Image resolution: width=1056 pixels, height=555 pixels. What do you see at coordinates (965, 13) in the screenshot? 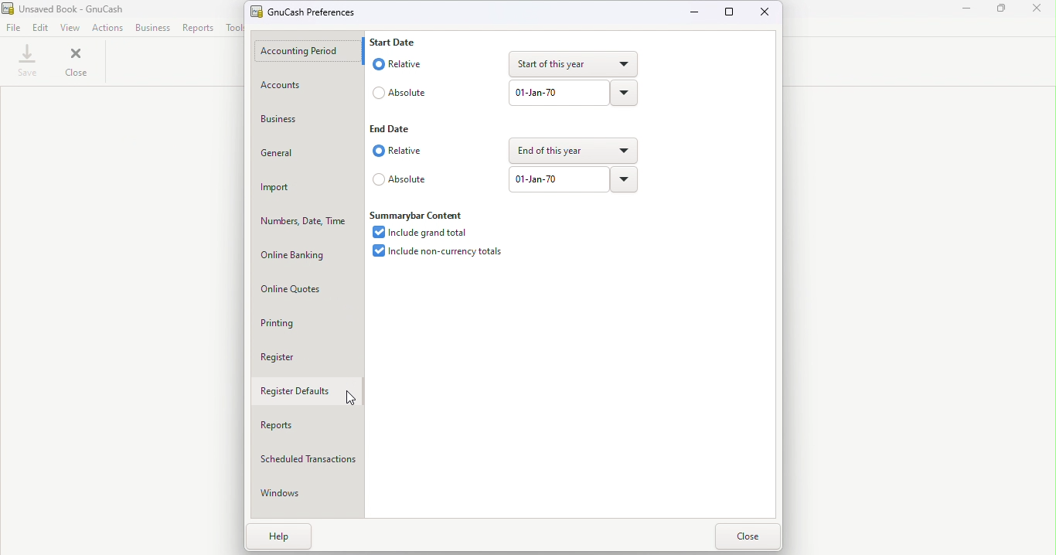
I see `Minimize` at bounding box center [965, 13].